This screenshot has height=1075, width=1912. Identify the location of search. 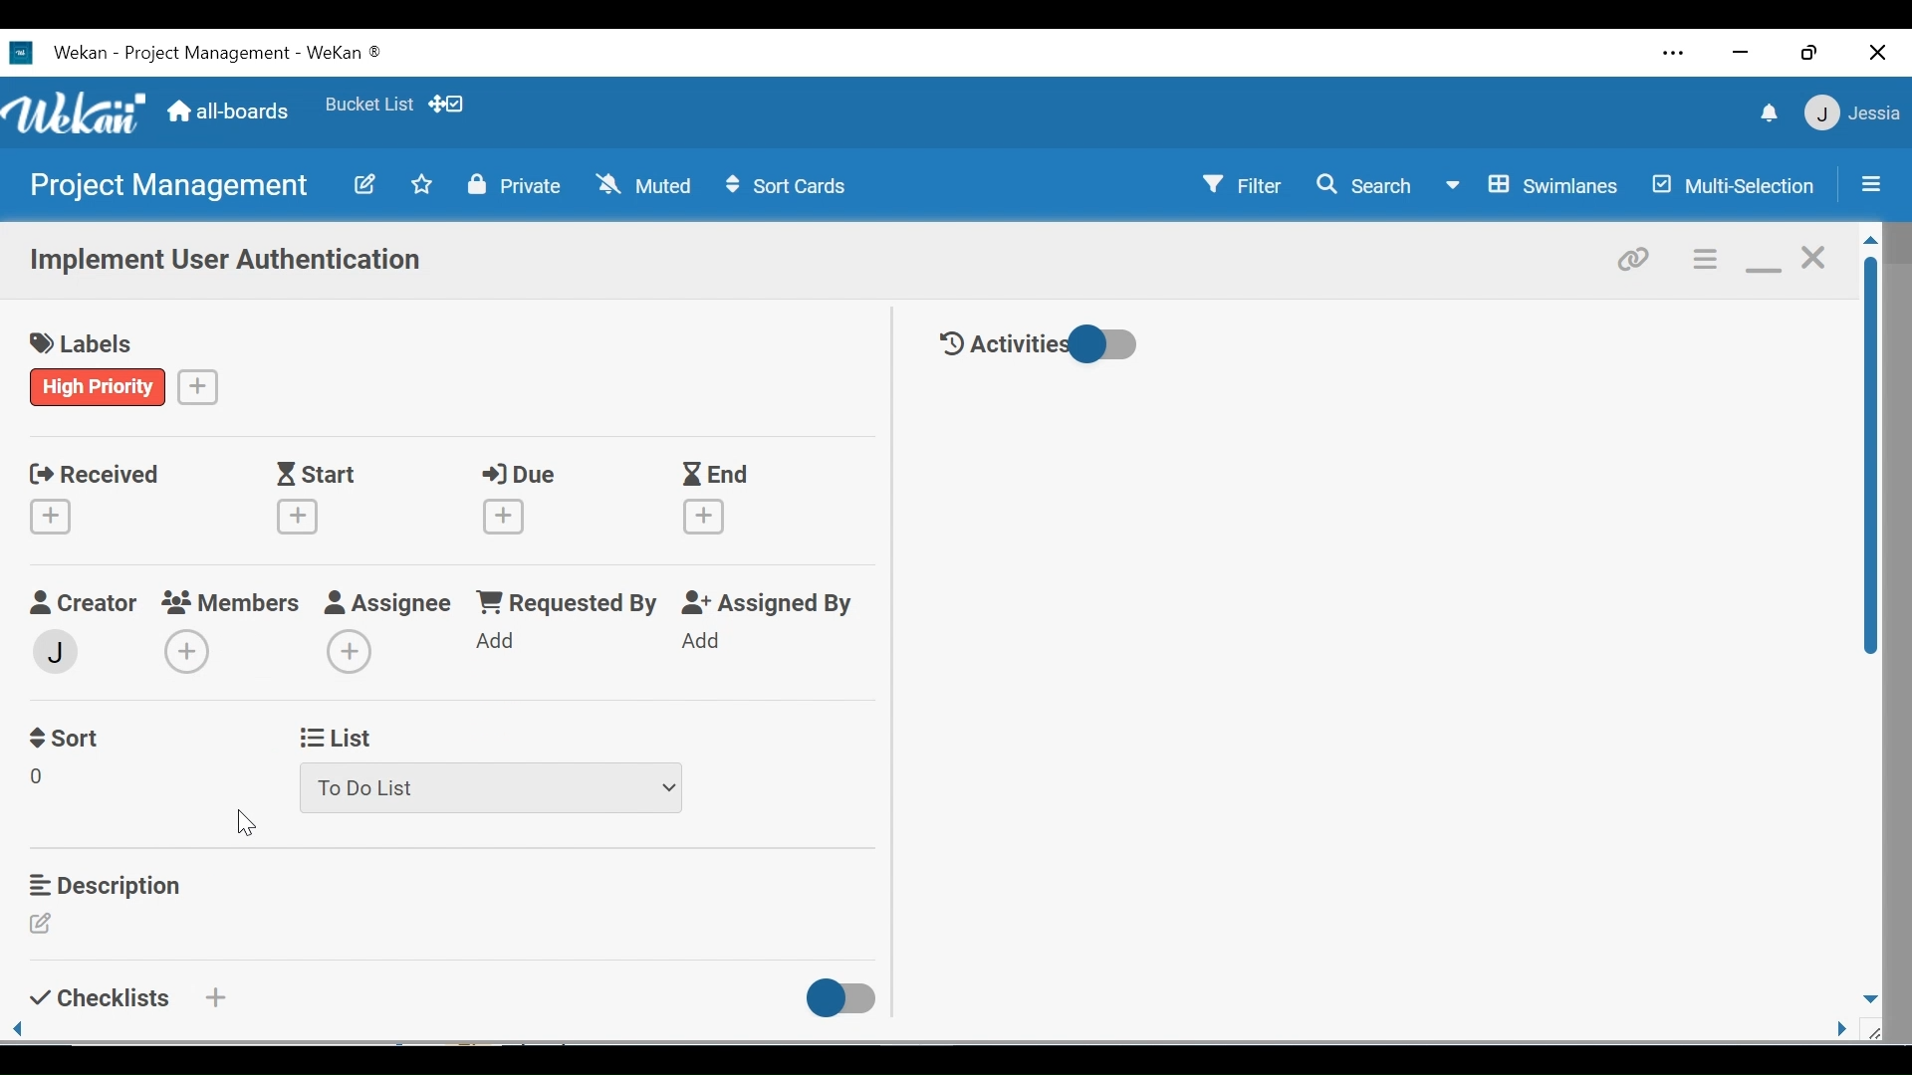
(1363, 186).